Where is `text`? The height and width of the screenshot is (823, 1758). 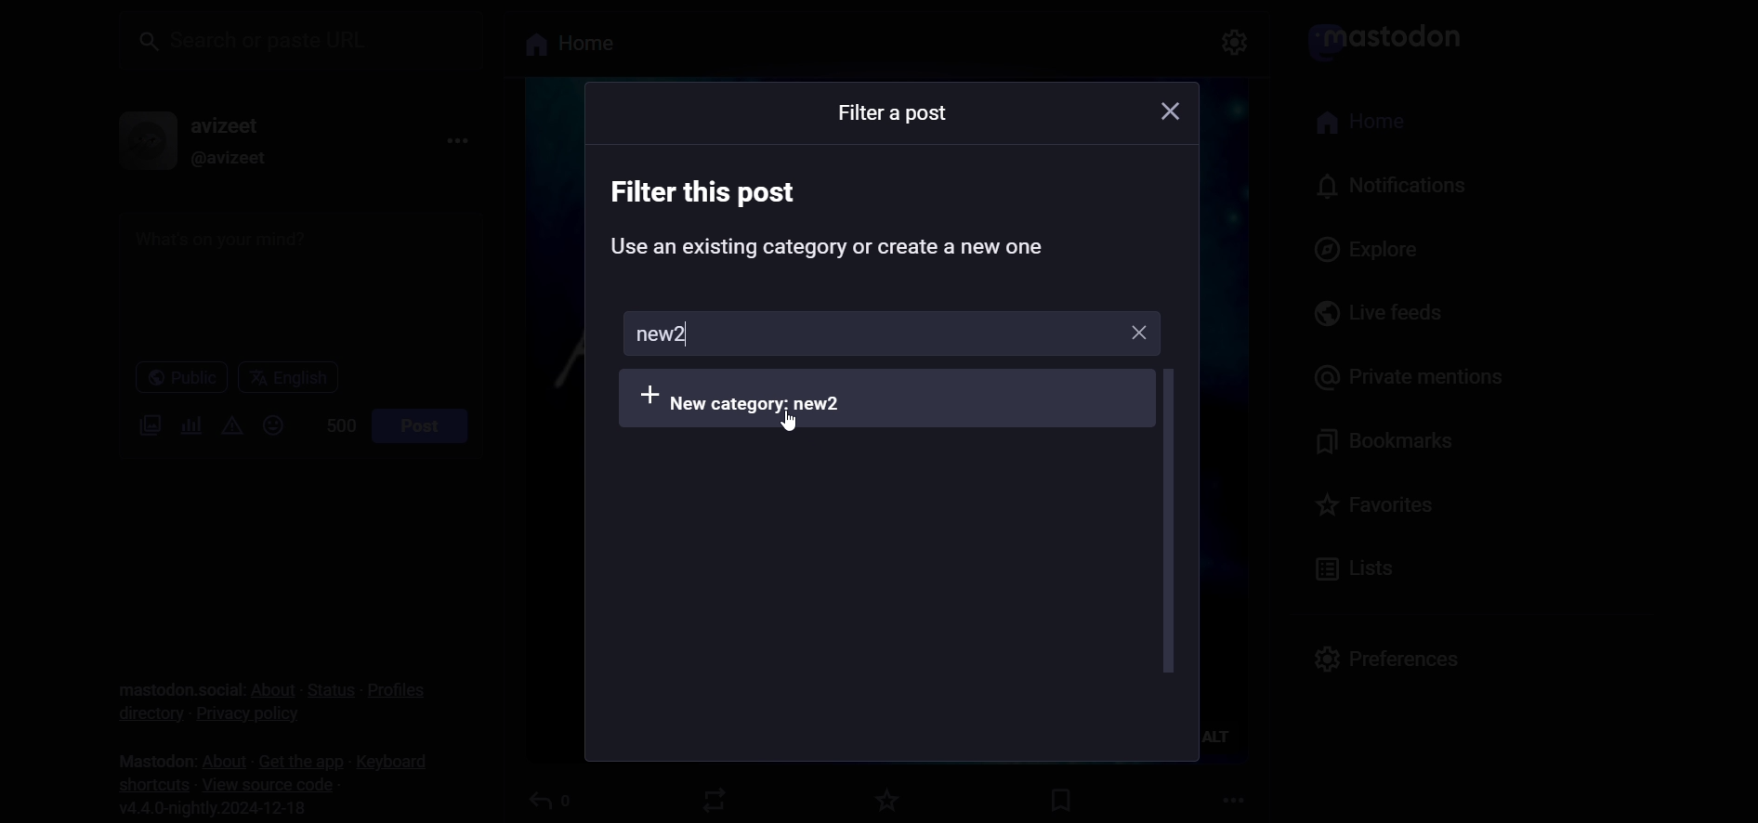 text is located at coordinates (892, 113).